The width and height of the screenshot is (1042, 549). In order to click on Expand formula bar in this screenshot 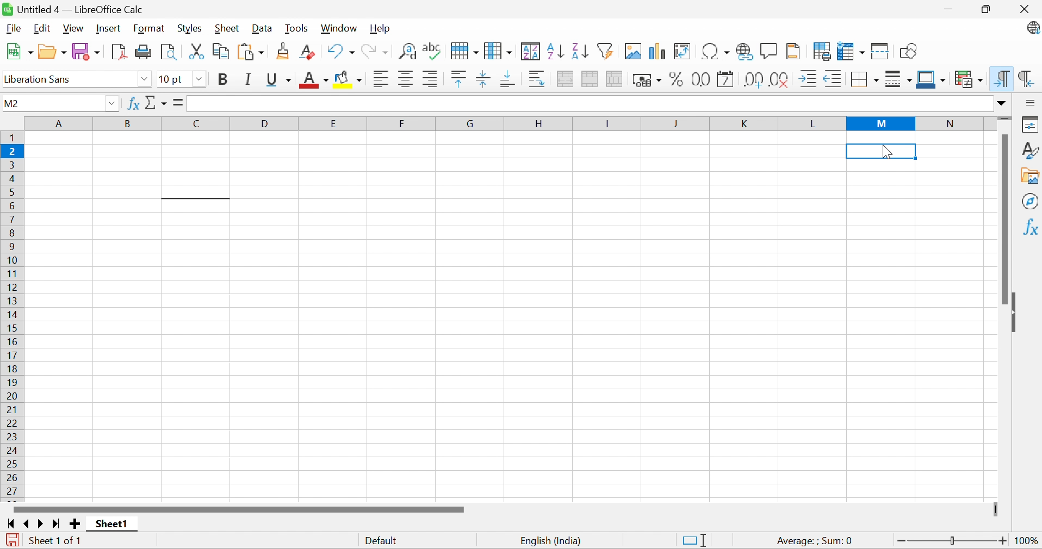, I will do `click(1002, 103)`.